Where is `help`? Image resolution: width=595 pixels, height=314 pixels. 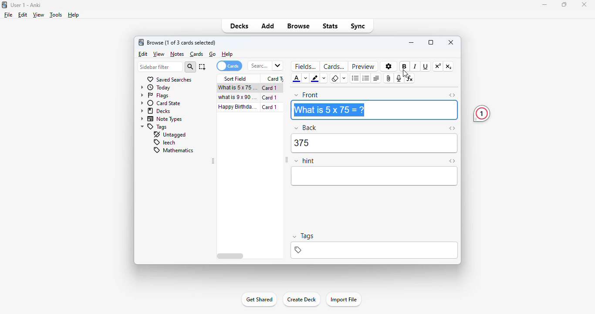 help is located at coordinates (227, 54).